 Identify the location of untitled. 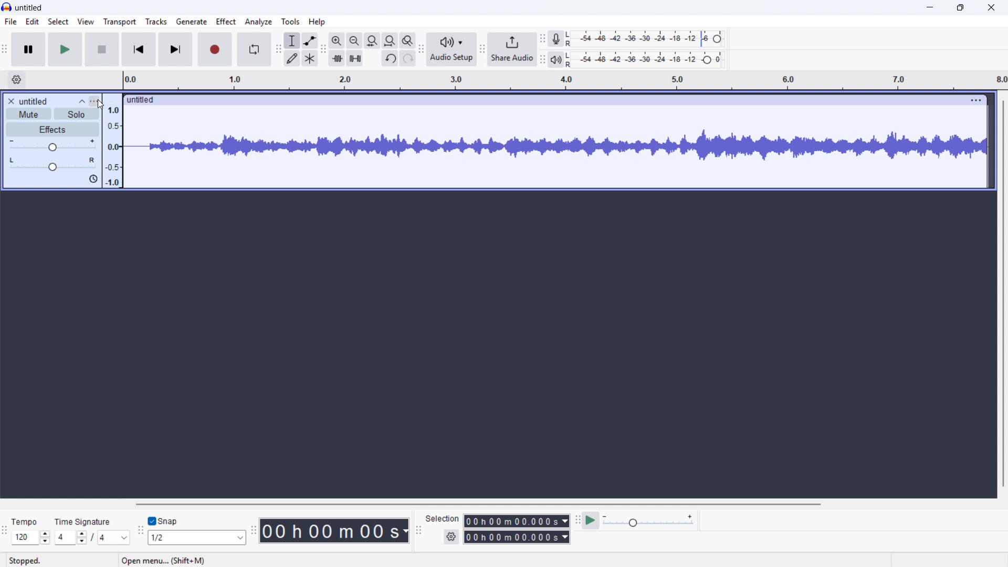
(34, 101).